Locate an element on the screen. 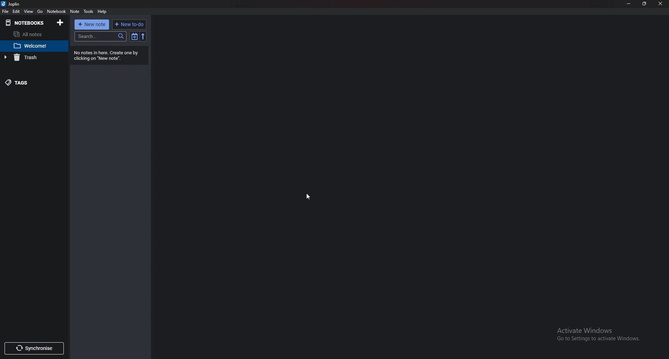 The width and height of the screenshot is (669, 359). note is located at coordinates (75, 12).